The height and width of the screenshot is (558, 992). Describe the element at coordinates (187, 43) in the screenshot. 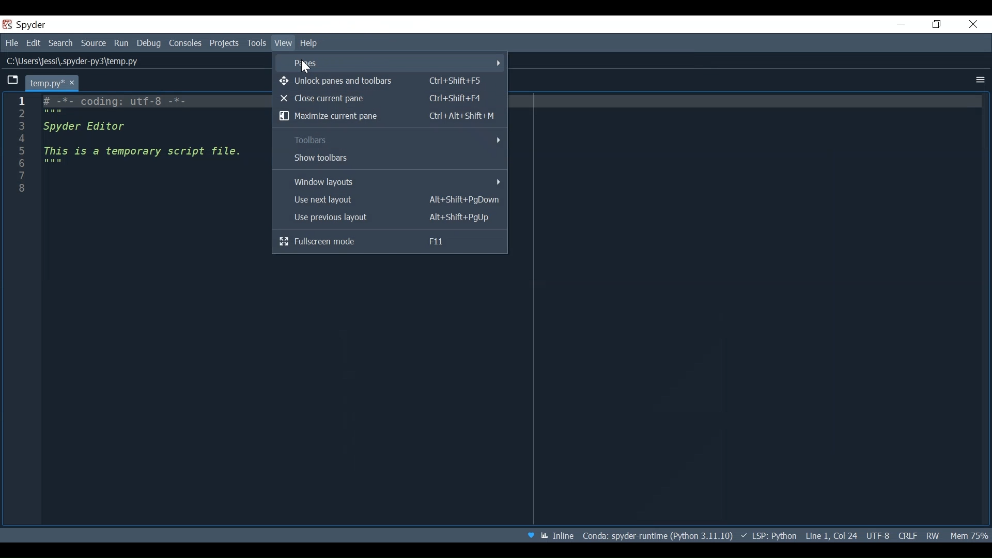

I see `Consoles` at that location.